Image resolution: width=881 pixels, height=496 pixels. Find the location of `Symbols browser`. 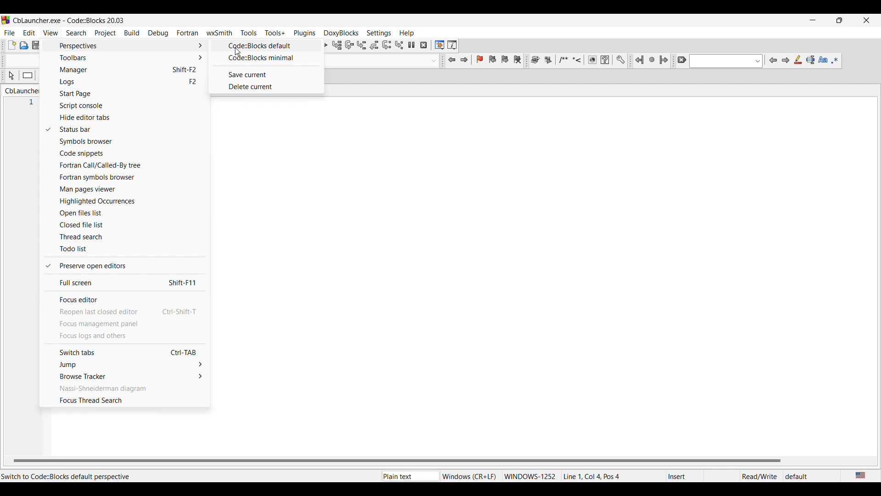

Symbols browser is located at coordinates (132, 142).